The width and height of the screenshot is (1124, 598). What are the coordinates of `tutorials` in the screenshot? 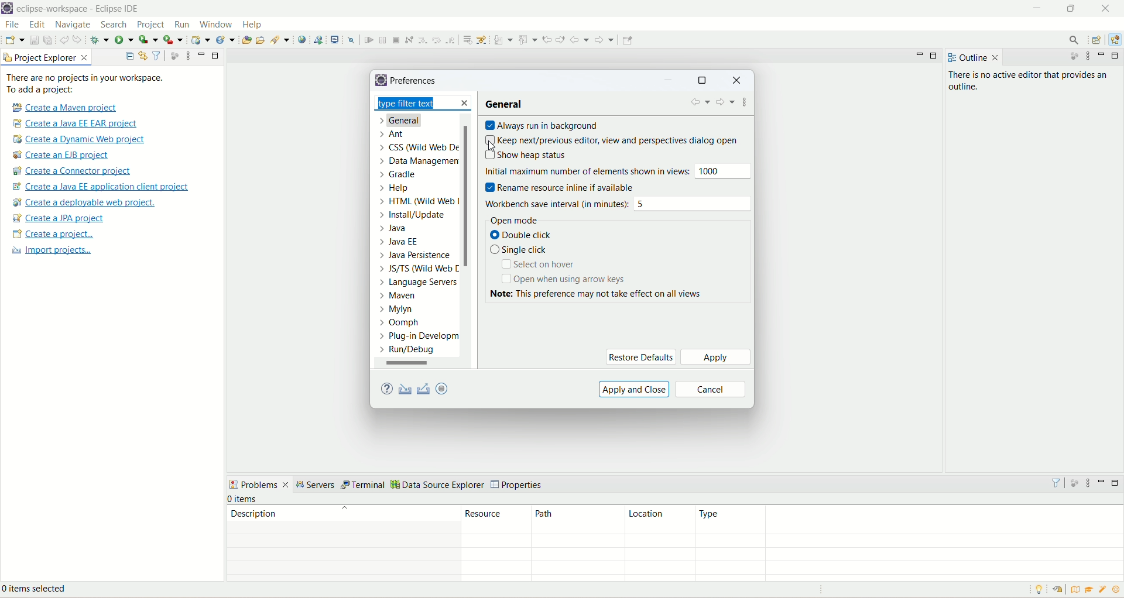 It's located at (1091, 590).